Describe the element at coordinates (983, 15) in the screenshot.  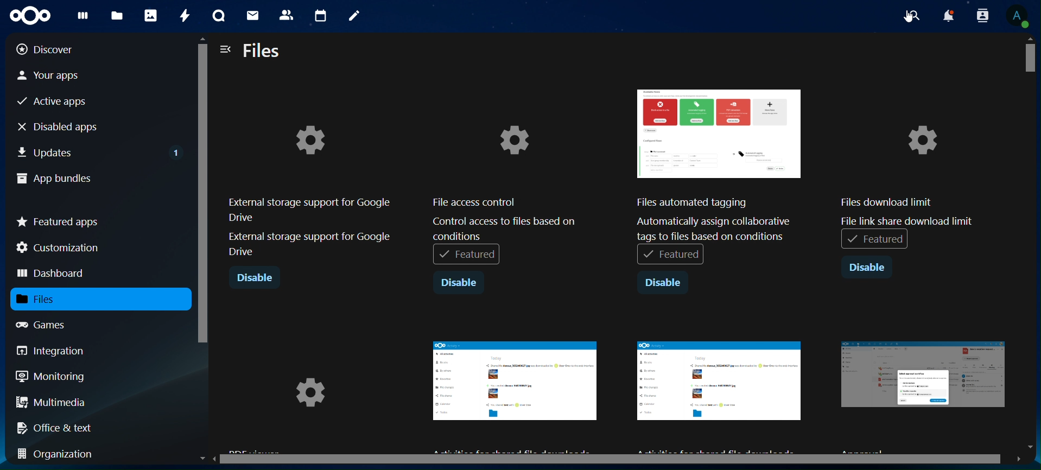
I see `search profile` at that location.